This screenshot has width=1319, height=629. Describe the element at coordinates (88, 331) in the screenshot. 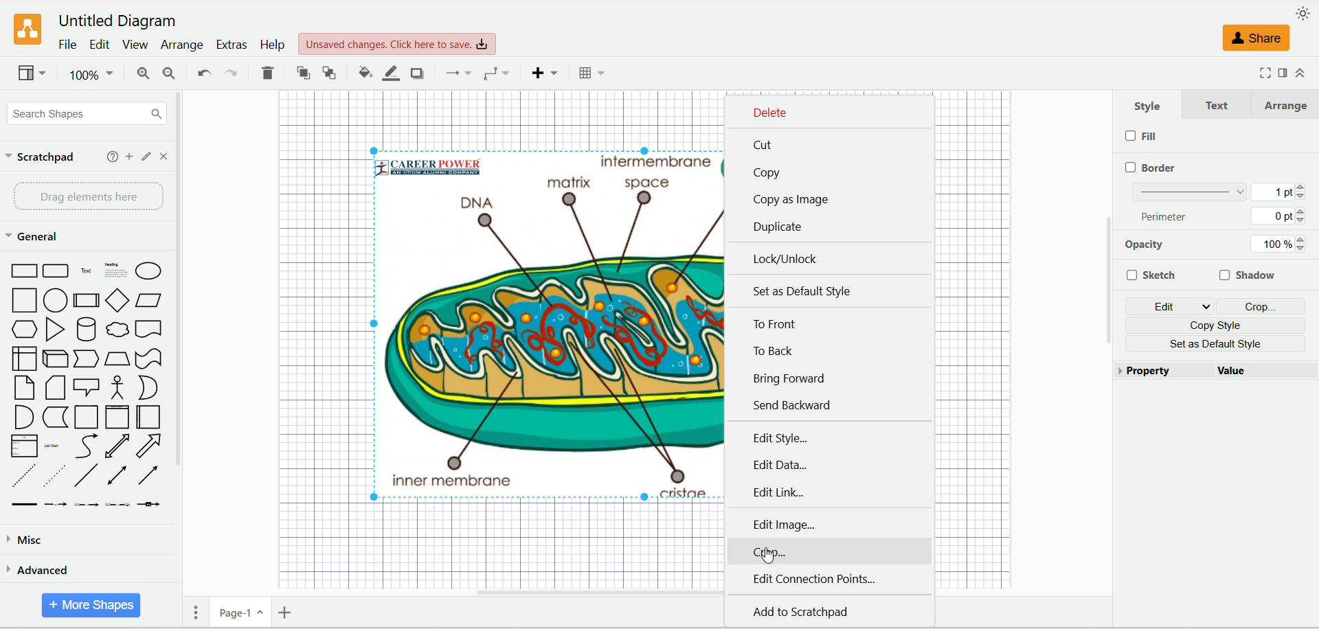

I see `Cylinder` at that location.